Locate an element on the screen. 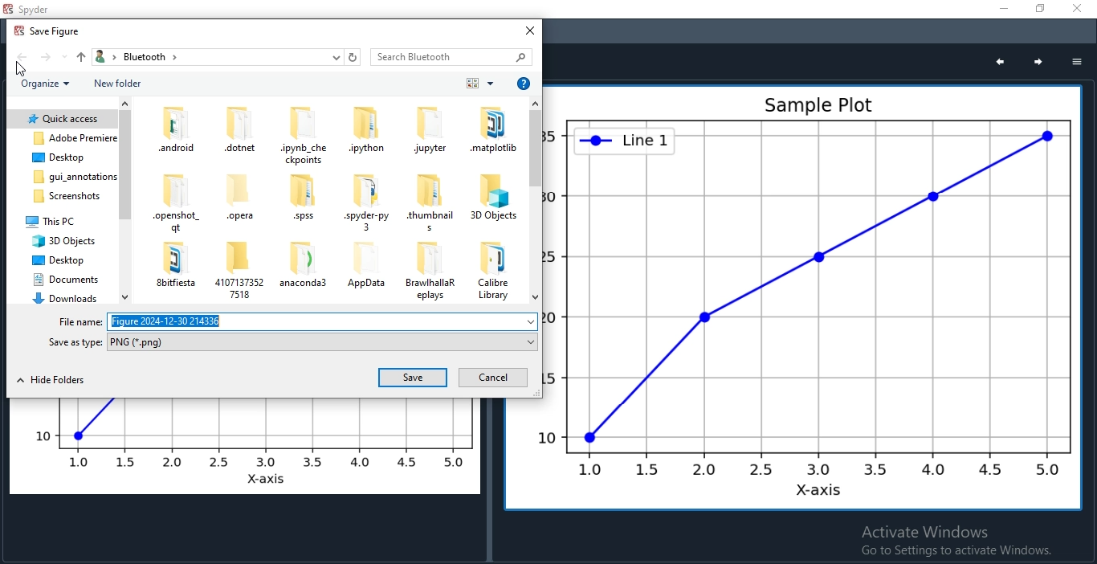 The width and height of the screenshot is (1097, 564). order is located at coordinates (479, 83).